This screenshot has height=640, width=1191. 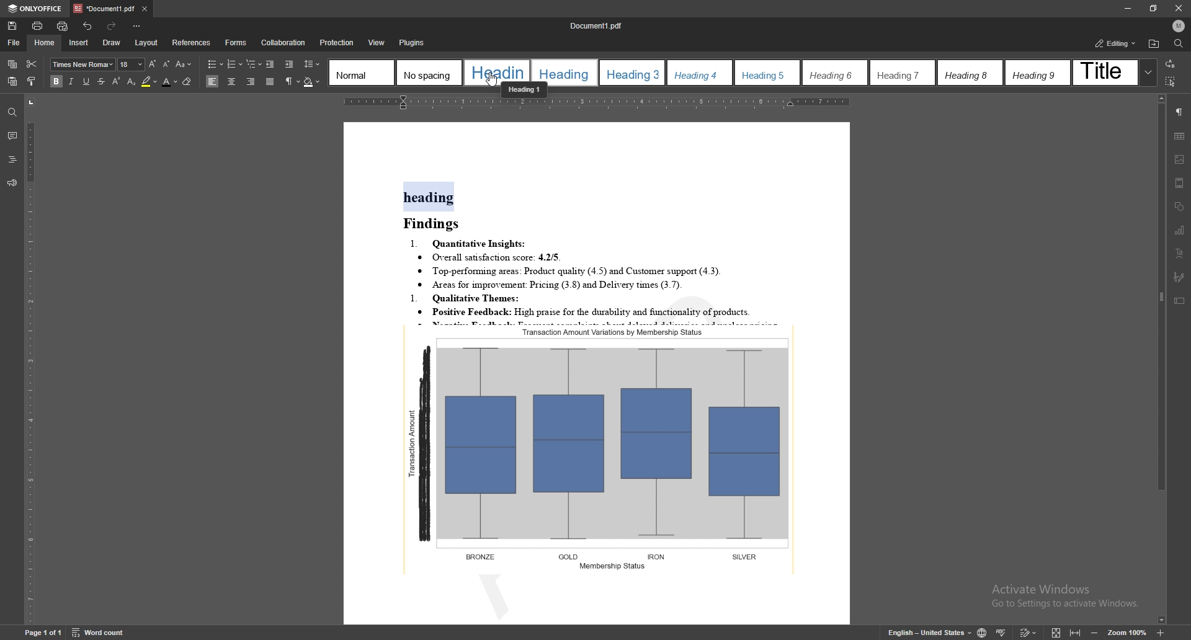 What do you see at coordinates (84, 64) in the screenshot?
I see `font type` at bounding box center [84, 64].